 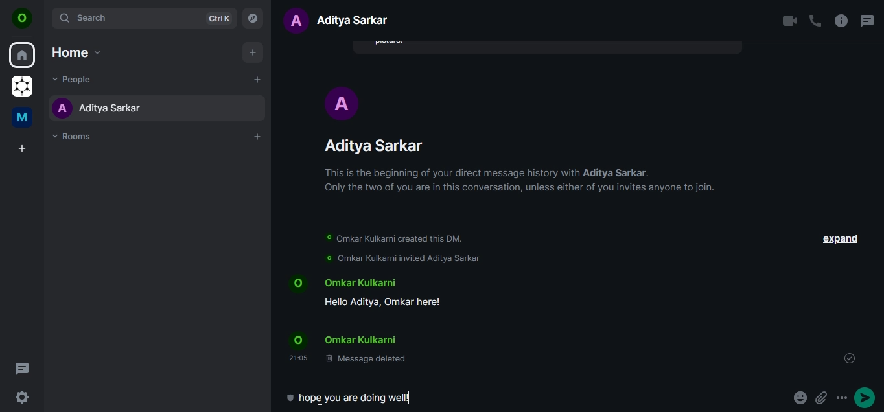 What do you see at coordinates (124, 106) in the screenshot?
I see `name` at bounding box center [124, 106].